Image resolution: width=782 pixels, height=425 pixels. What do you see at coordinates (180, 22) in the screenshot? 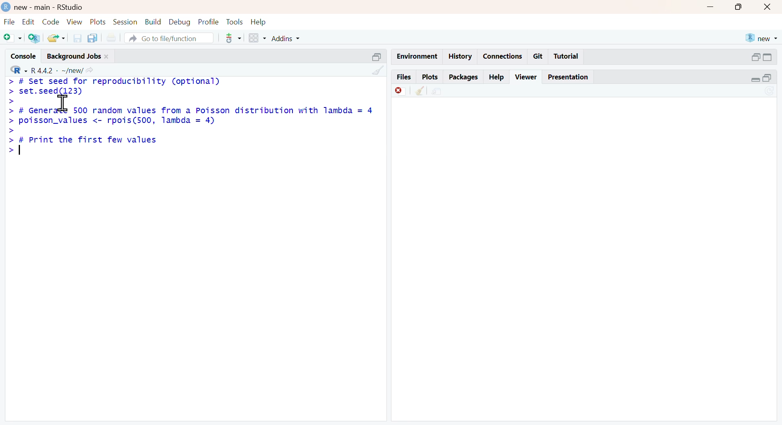
I see `debug` at bounding box center [180, 22].